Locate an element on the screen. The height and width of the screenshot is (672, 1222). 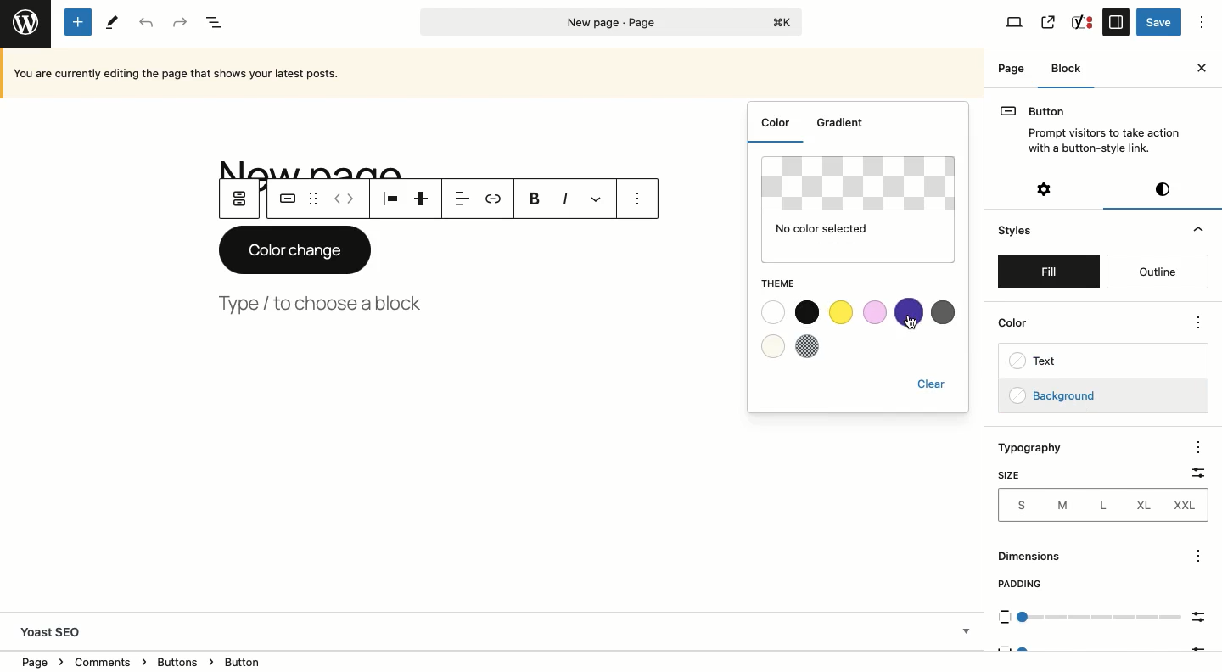
Bold is located at coordinates (535, 199).